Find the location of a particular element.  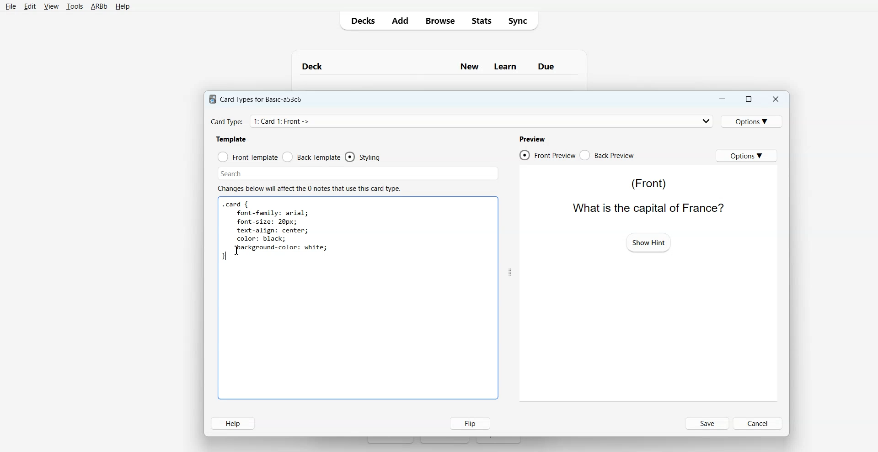

Cancel is located at coordinates (759, 423).